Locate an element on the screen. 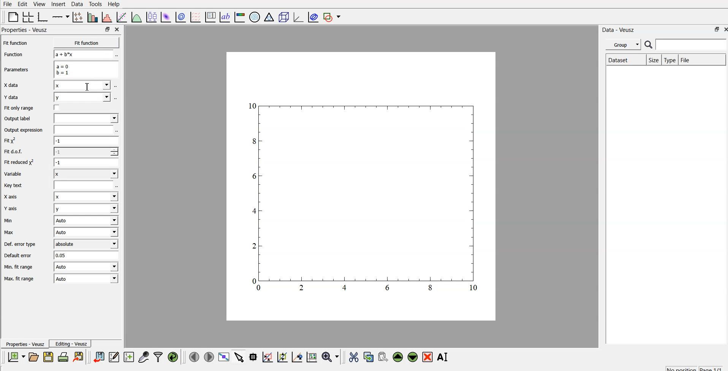 This screenshot has width=728, height=371. file is located at coordinates (6, 4).